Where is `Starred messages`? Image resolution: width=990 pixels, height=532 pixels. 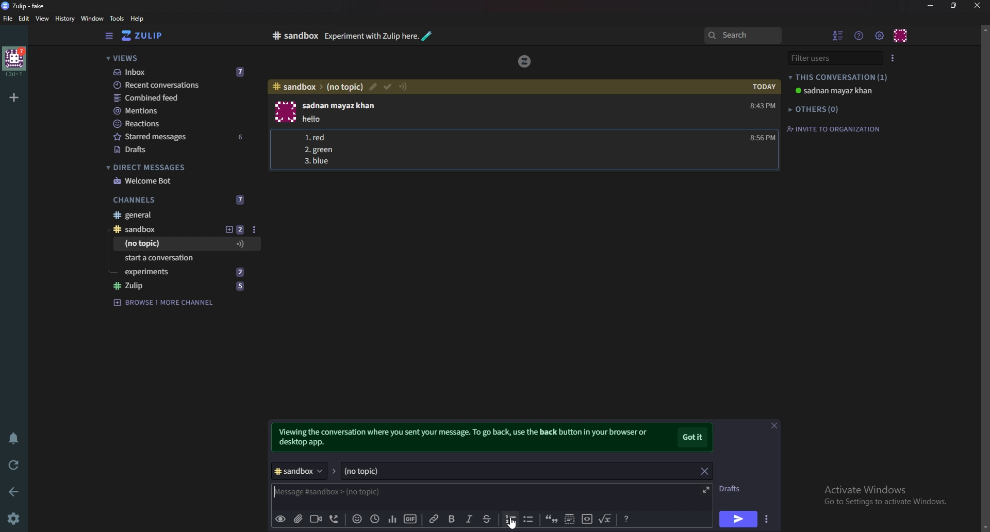 Starred messages is located at coordinates (180, 137).